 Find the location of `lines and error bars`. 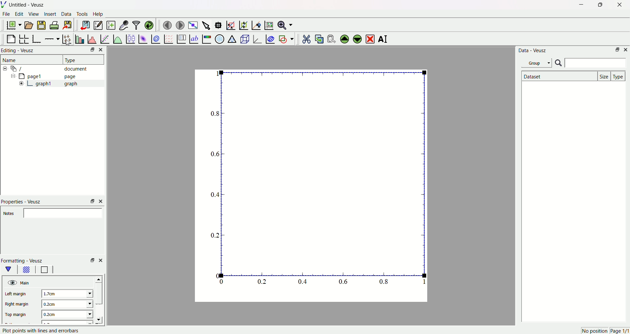

lines and error bars is located at coordinates (67, 38).